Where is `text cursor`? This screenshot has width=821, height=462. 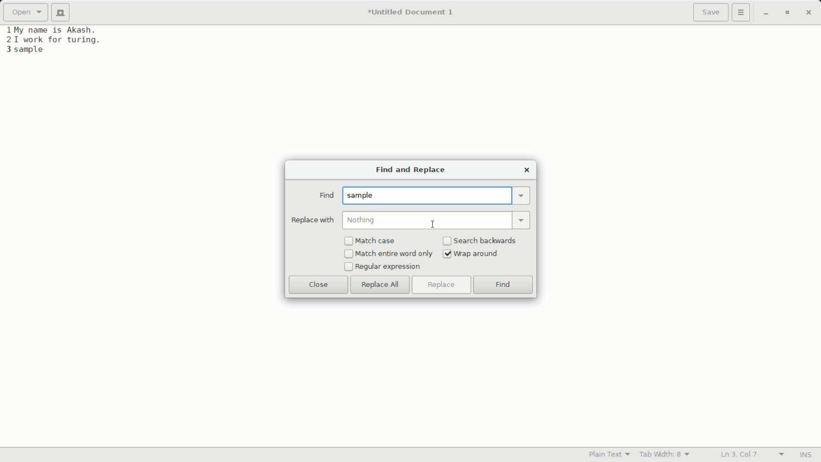 text cursor is located at coordinates (433, 223).